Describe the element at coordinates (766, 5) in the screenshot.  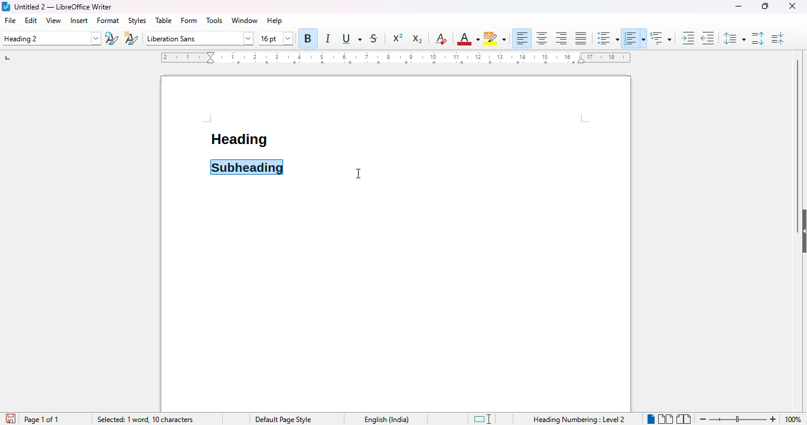
I see `maximize` at that location.